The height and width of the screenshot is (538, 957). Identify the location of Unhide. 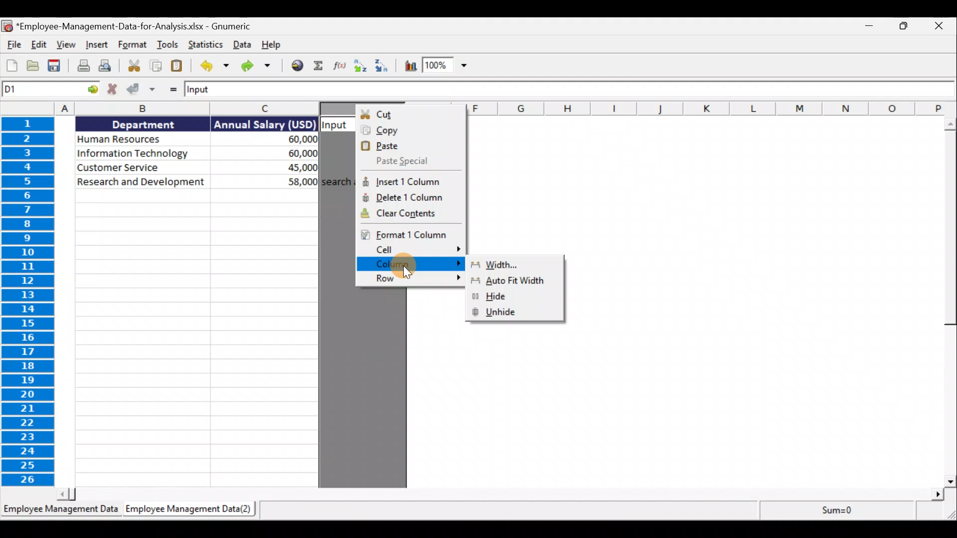
(517, 313).